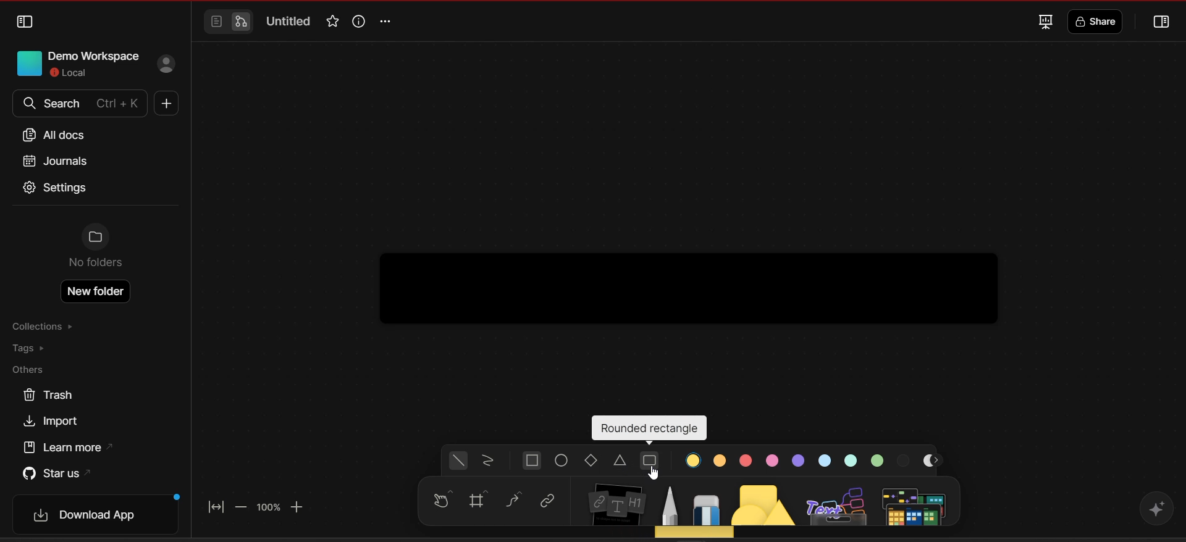 The height and width of the screenshot is (542, 1186). What do you see at coordinates (707, 506) in the screenshot?
I see `eraser` at bounding box center [707, 506].